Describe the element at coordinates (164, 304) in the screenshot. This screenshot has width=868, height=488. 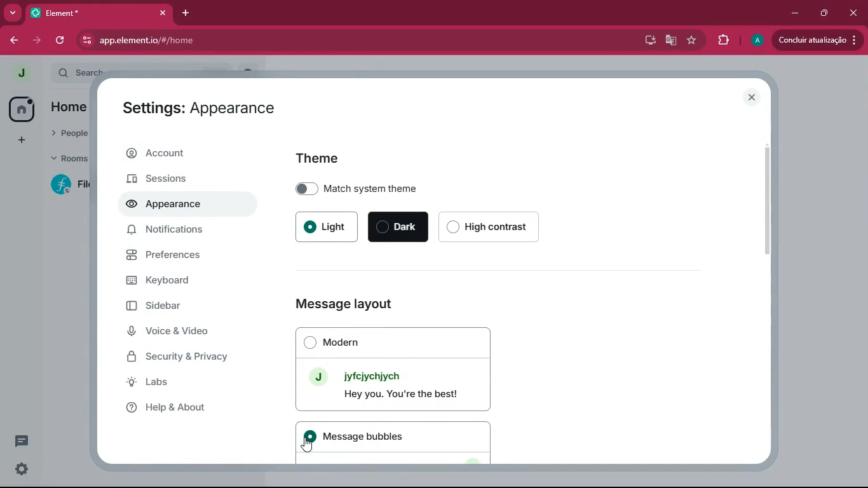
I see `Sidebar` at that location.